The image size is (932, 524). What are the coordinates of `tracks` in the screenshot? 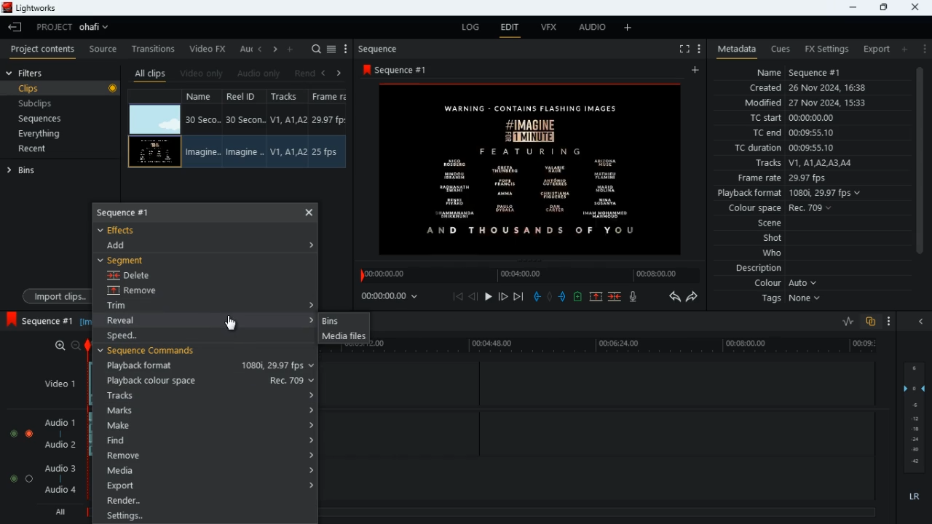 It's located at (287, 98).